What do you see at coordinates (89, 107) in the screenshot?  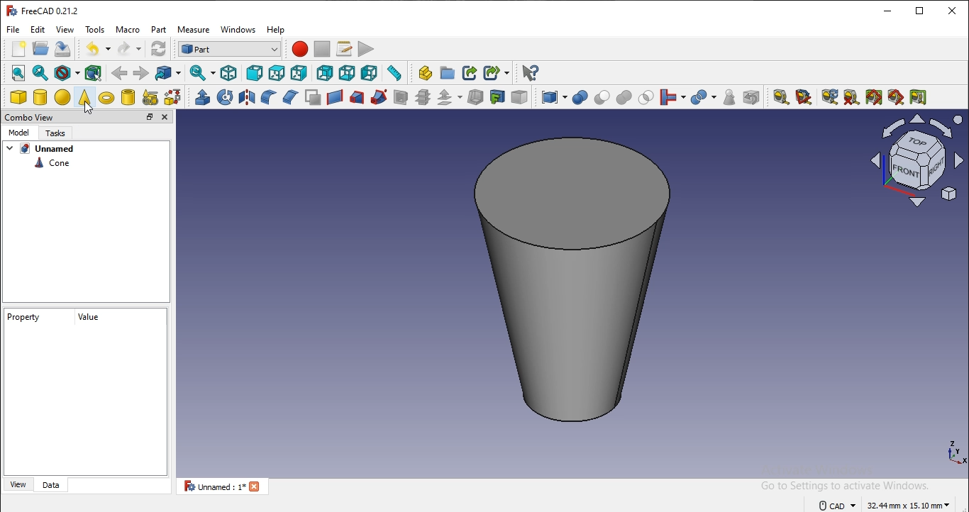 I see `cursor` at bounding box center [89, 107].